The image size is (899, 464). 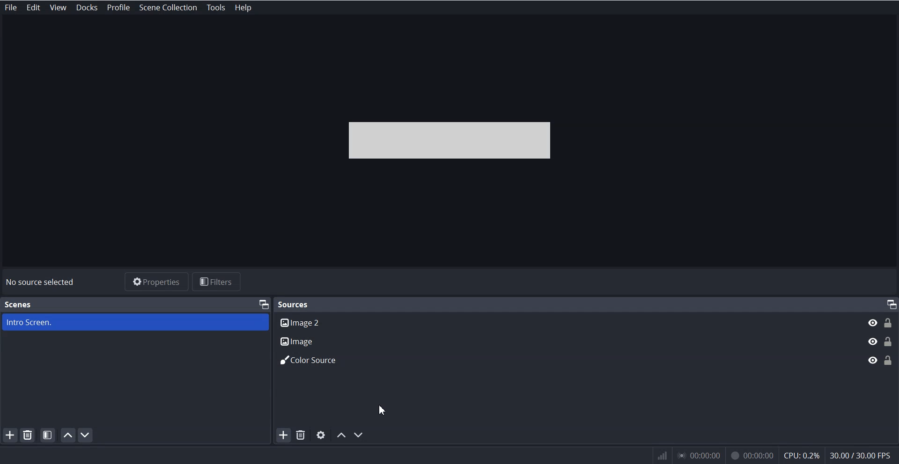 I want to click on Scene Collection, so click(x=169, y=8).